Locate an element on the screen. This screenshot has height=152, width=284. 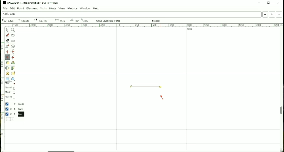
Rotate the selection is located at coordinates (13, 63).